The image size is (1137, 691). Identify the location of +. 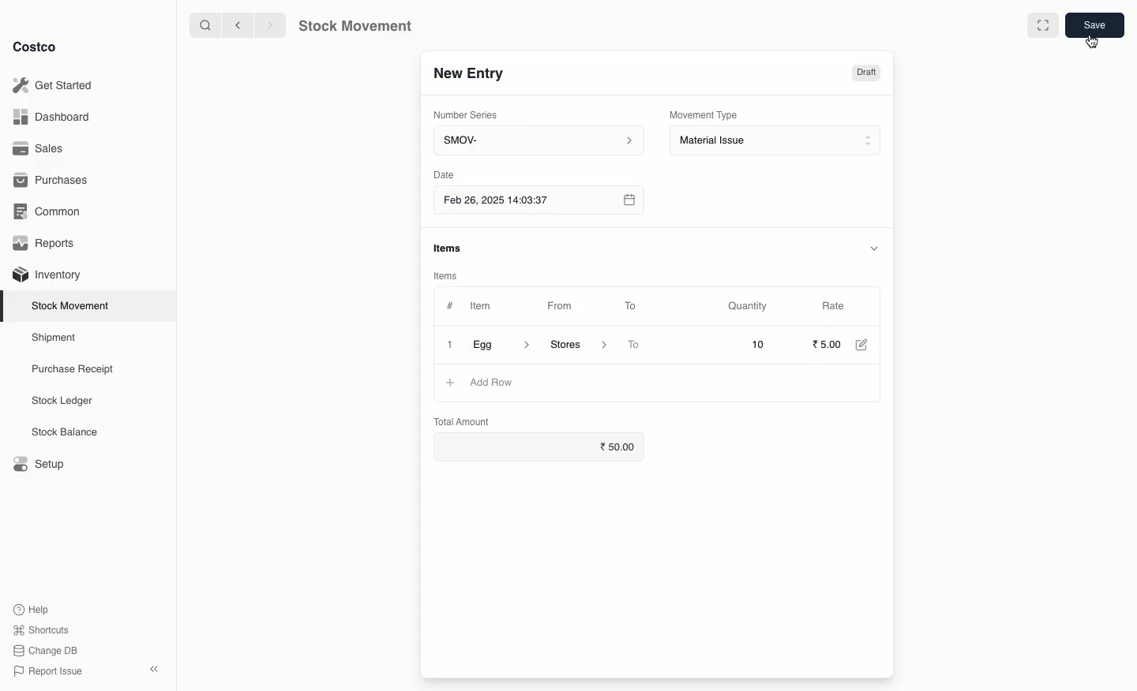
(449, 382).